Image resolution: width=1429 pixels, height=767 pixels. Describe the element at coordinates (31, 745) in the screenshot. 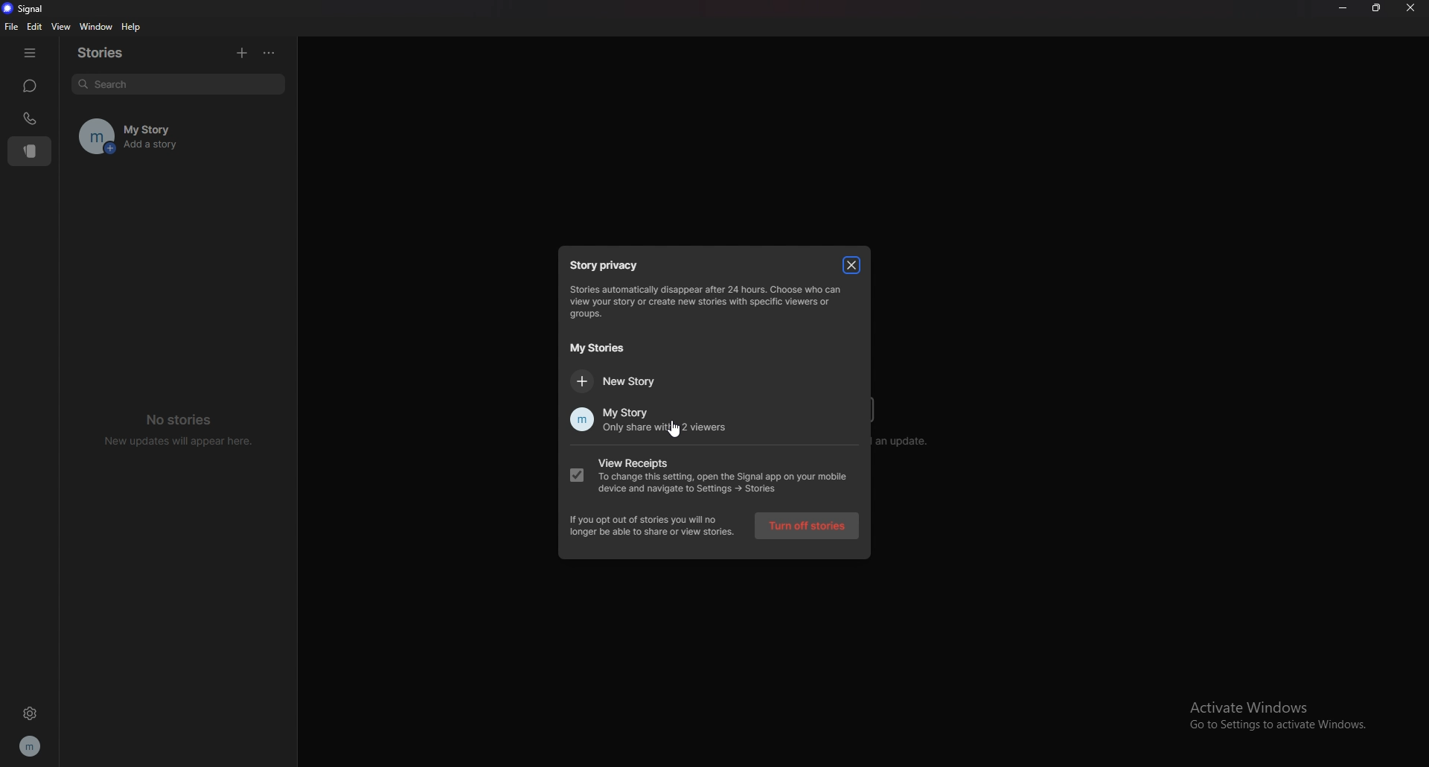

I see `profile` at that location.